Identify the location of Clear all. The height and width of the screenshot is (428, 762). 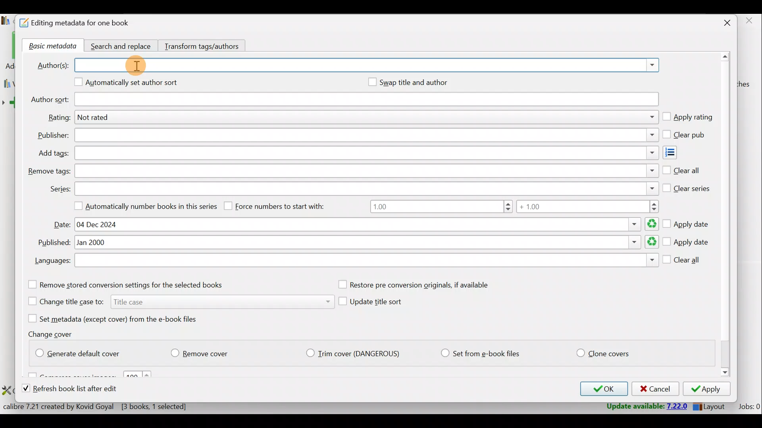
(681, 169).